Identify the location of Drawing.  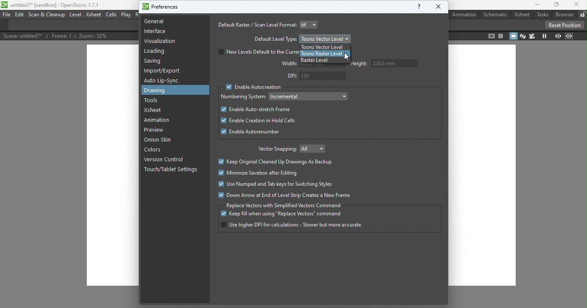
(166, 91).